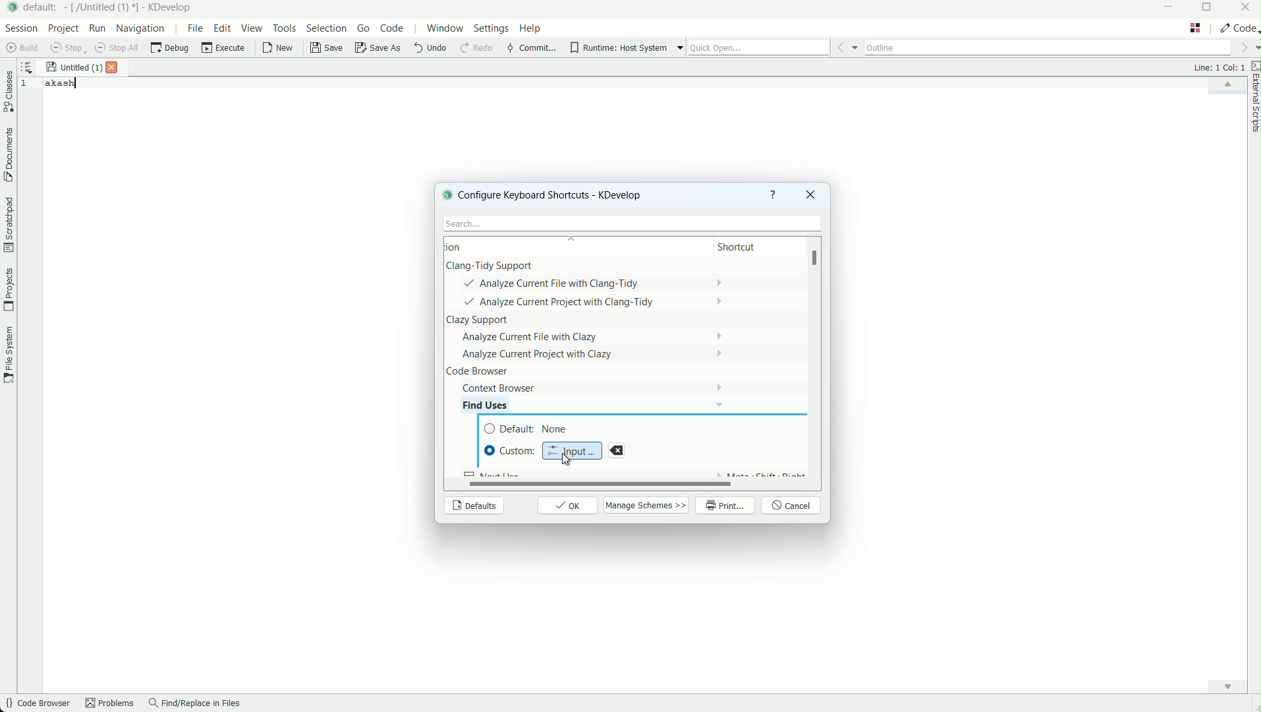 The width and height of the screenshot is (1261, 712). Describe the element at coordinates (8, 290) in the screenshot. I see `projects` at that location.